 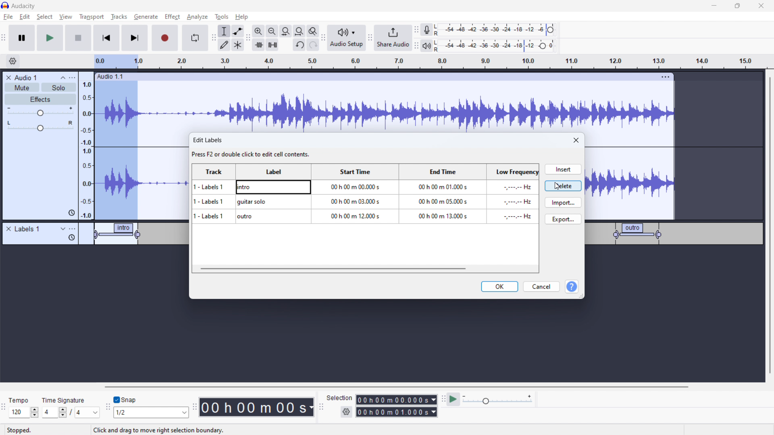 I want to click on recording meter, so click(x=427, y=30).